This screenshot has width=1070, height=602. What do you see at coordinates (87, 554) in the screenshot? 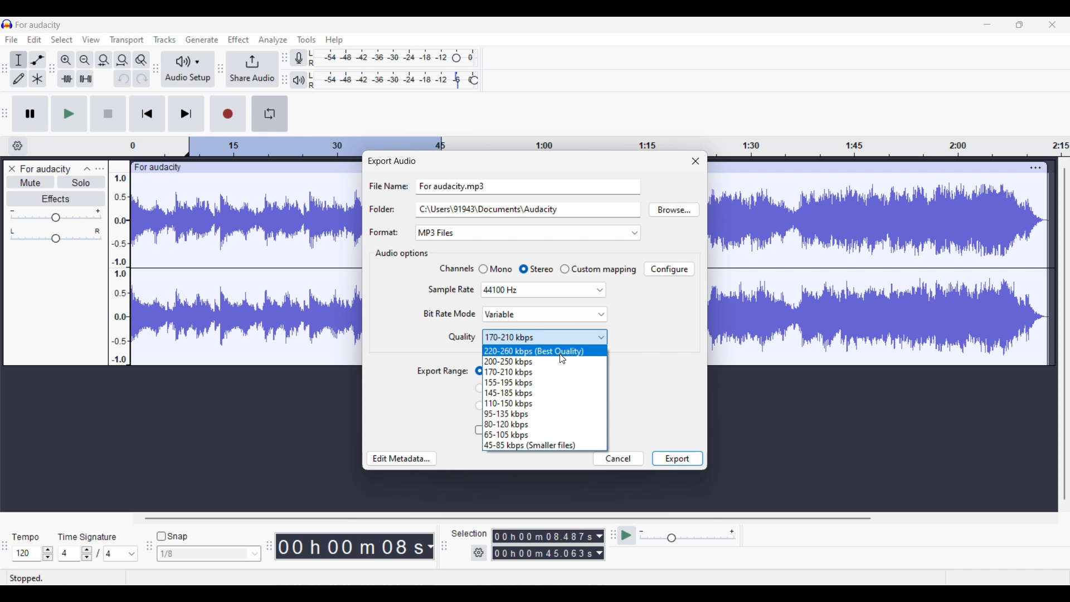
I see `Increase/Decrease number` at bounding box center [87, 554].